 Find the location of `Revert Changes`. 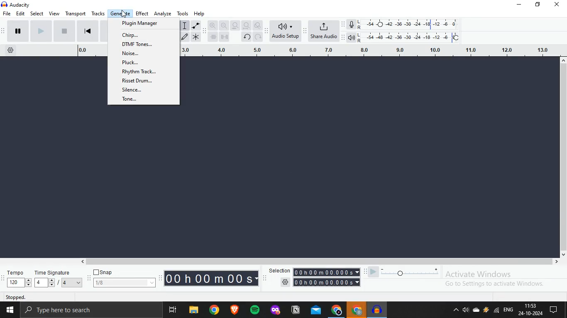

Revert Changes is located at coordinates (246, 37).